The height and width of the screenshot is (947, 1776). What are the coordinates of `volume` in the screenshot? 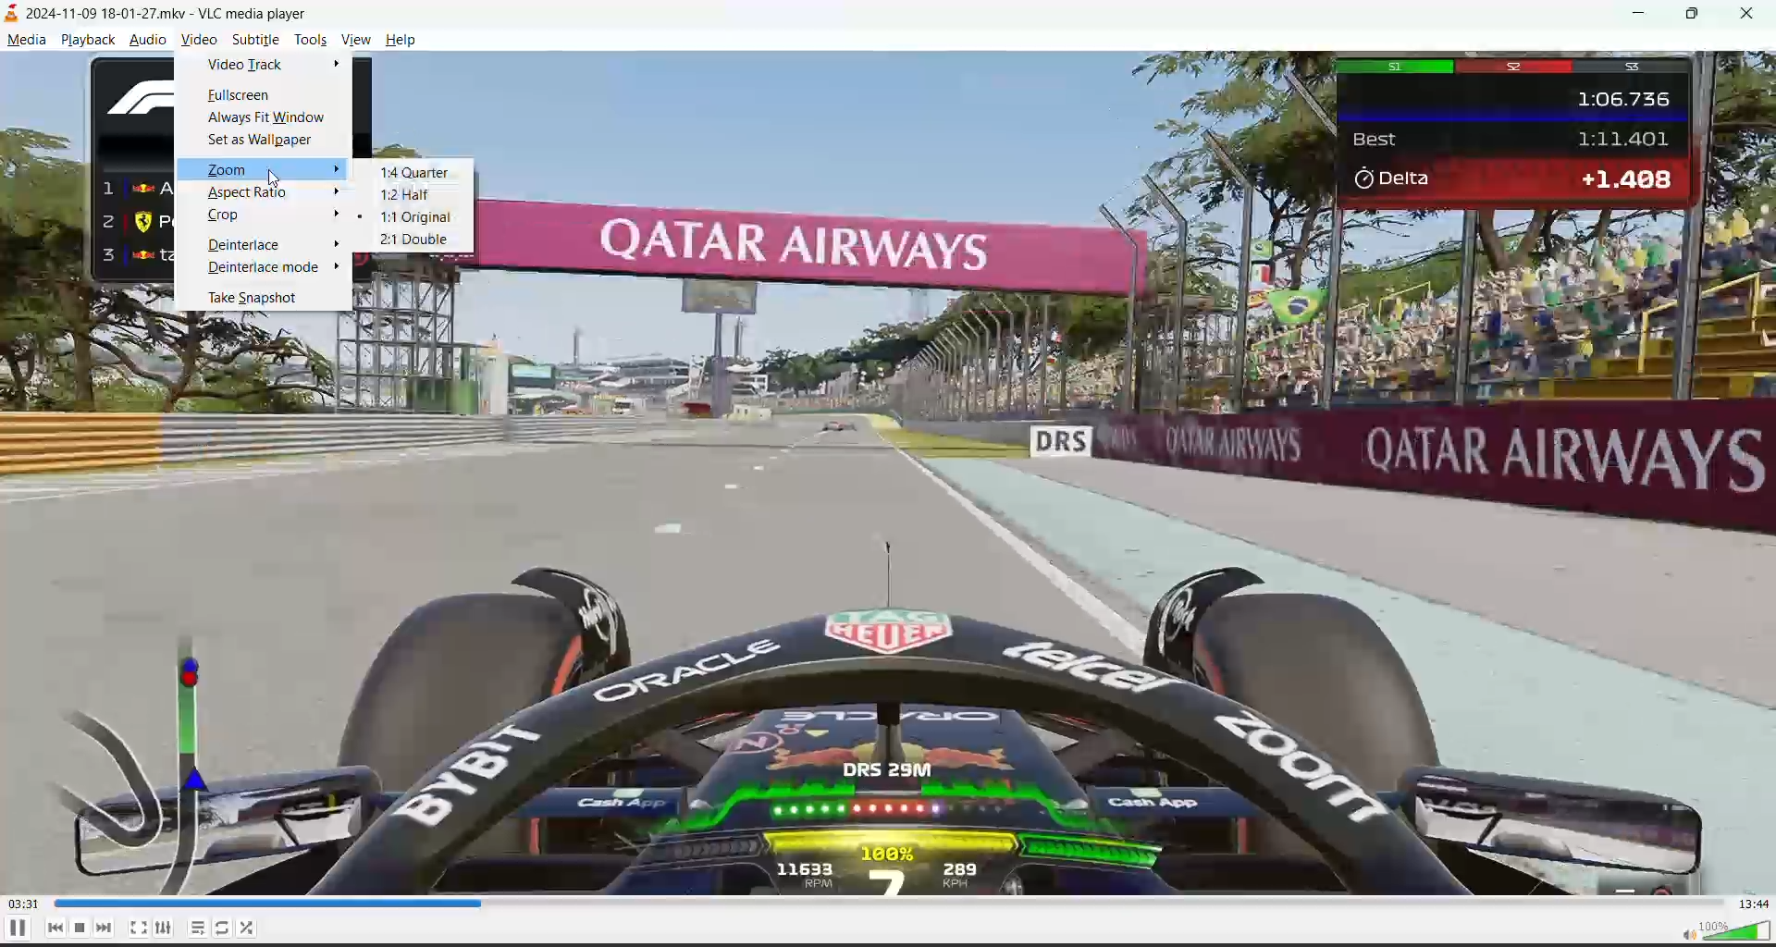 It's located at (1725, 929).